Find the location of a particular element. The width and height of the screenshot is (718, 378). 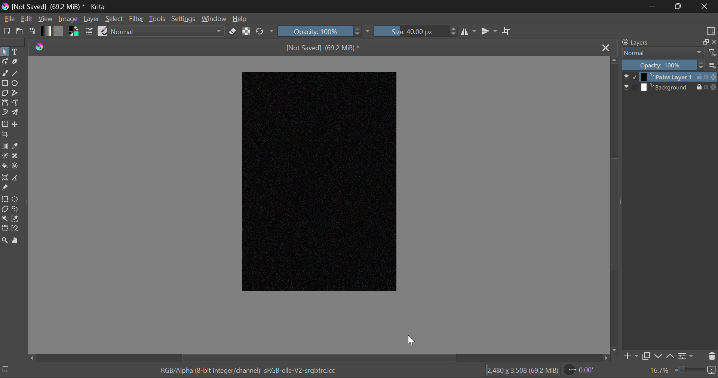

Horizontal Mirror Flip is located at coordinates (490, 31).